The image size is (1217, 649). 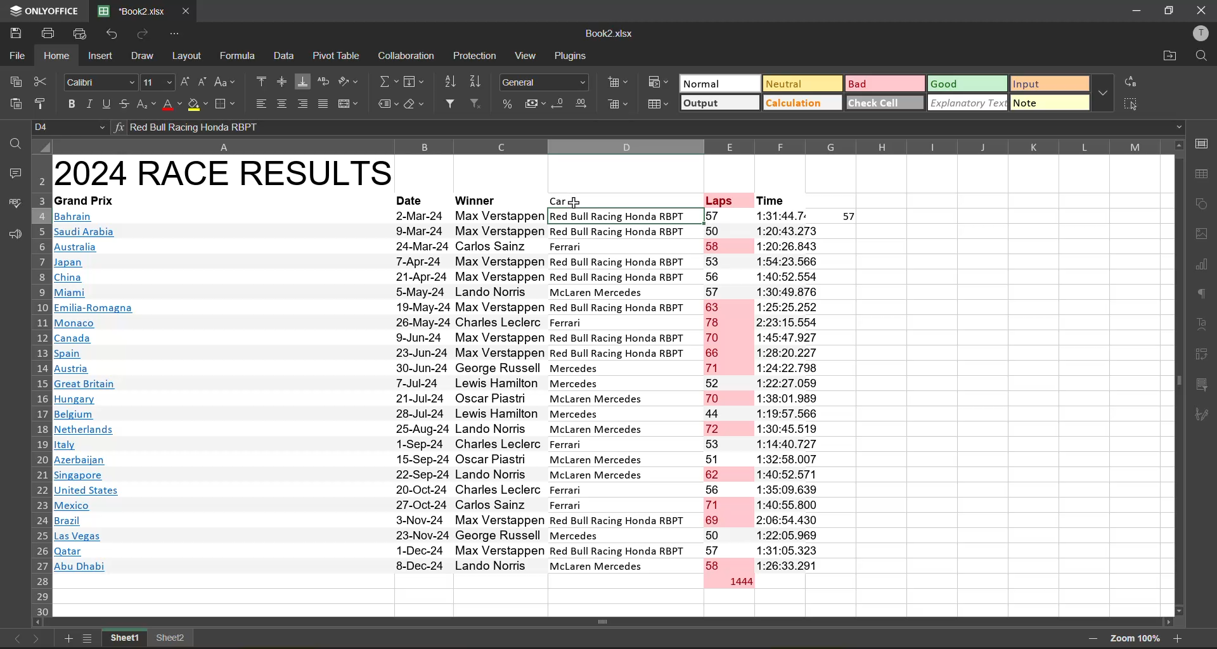 I want to click on Person names, so click(x=499, y=390).